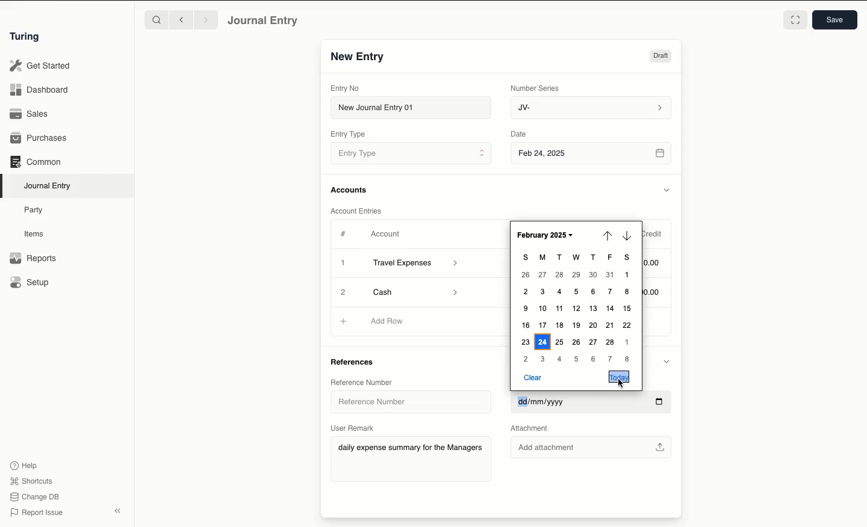 The height and width of the screenshot is (527, 867). I want to click on Account Entries, so click(358, 211).